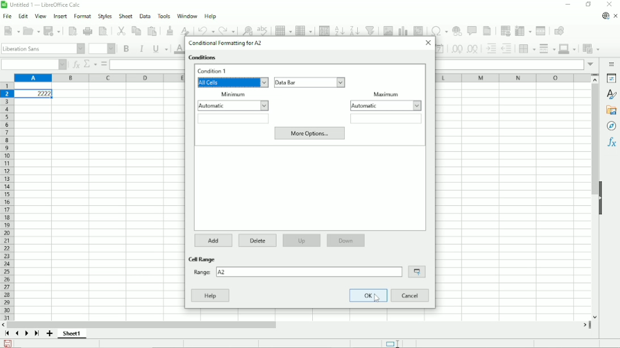  I want to click on Standard selection, so click(392, 343).